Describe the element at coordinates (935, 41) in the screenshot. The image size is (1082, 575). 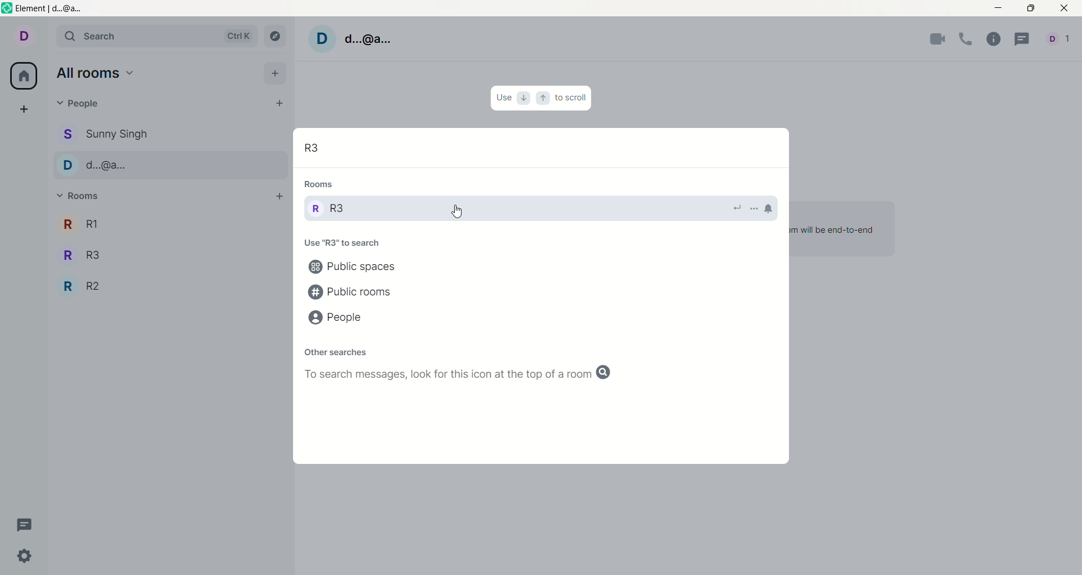
I see `video call` at that location.